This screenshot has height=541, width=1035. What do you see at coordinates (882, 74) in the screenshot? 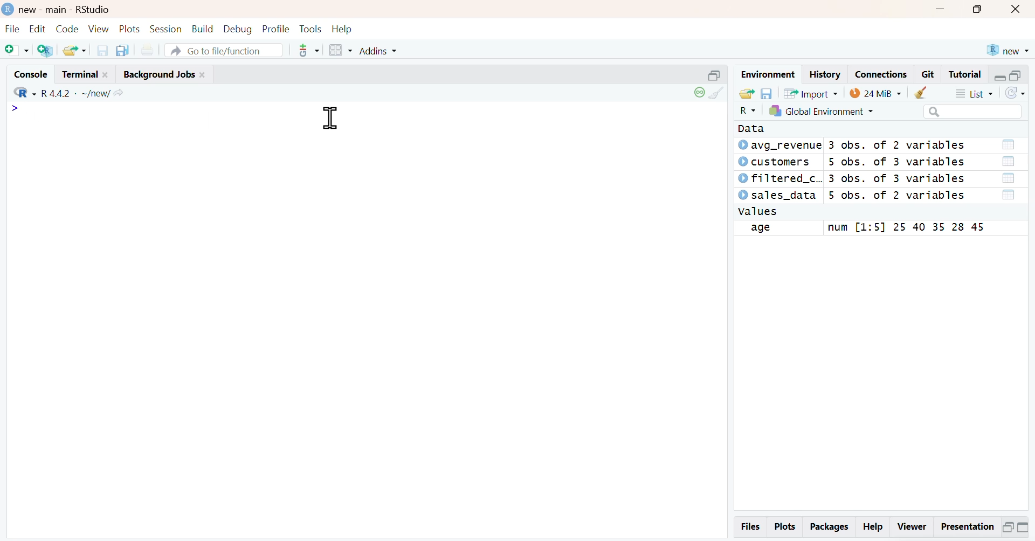
I see `Connections` at bounding box center [882, 74].